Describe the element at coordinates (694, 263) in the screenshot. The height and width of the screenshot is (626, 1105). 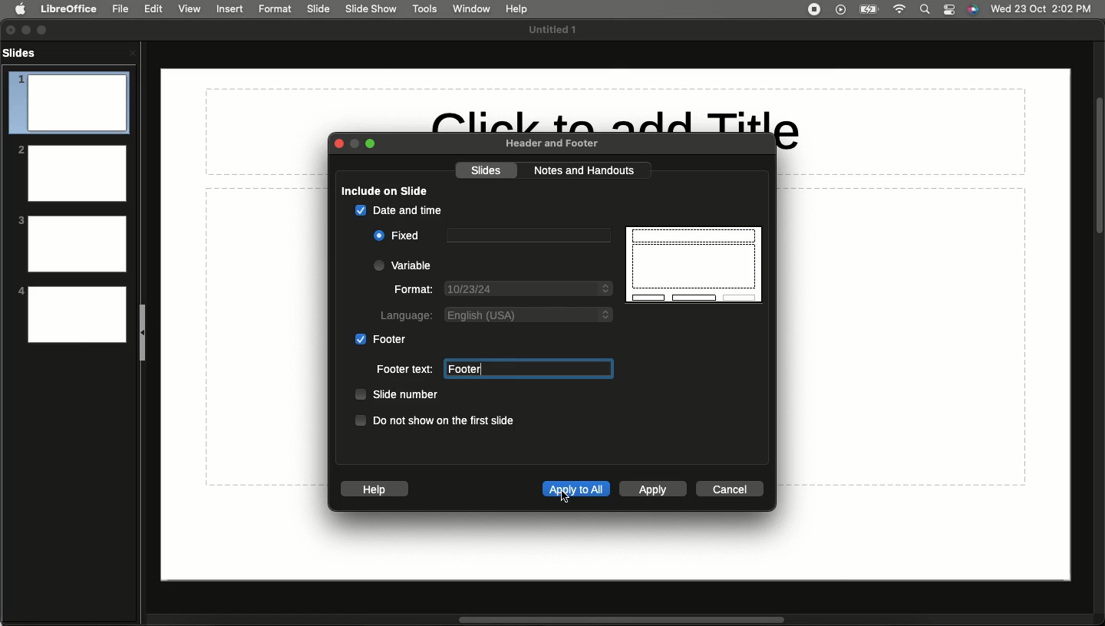
I see `Display` at that location.